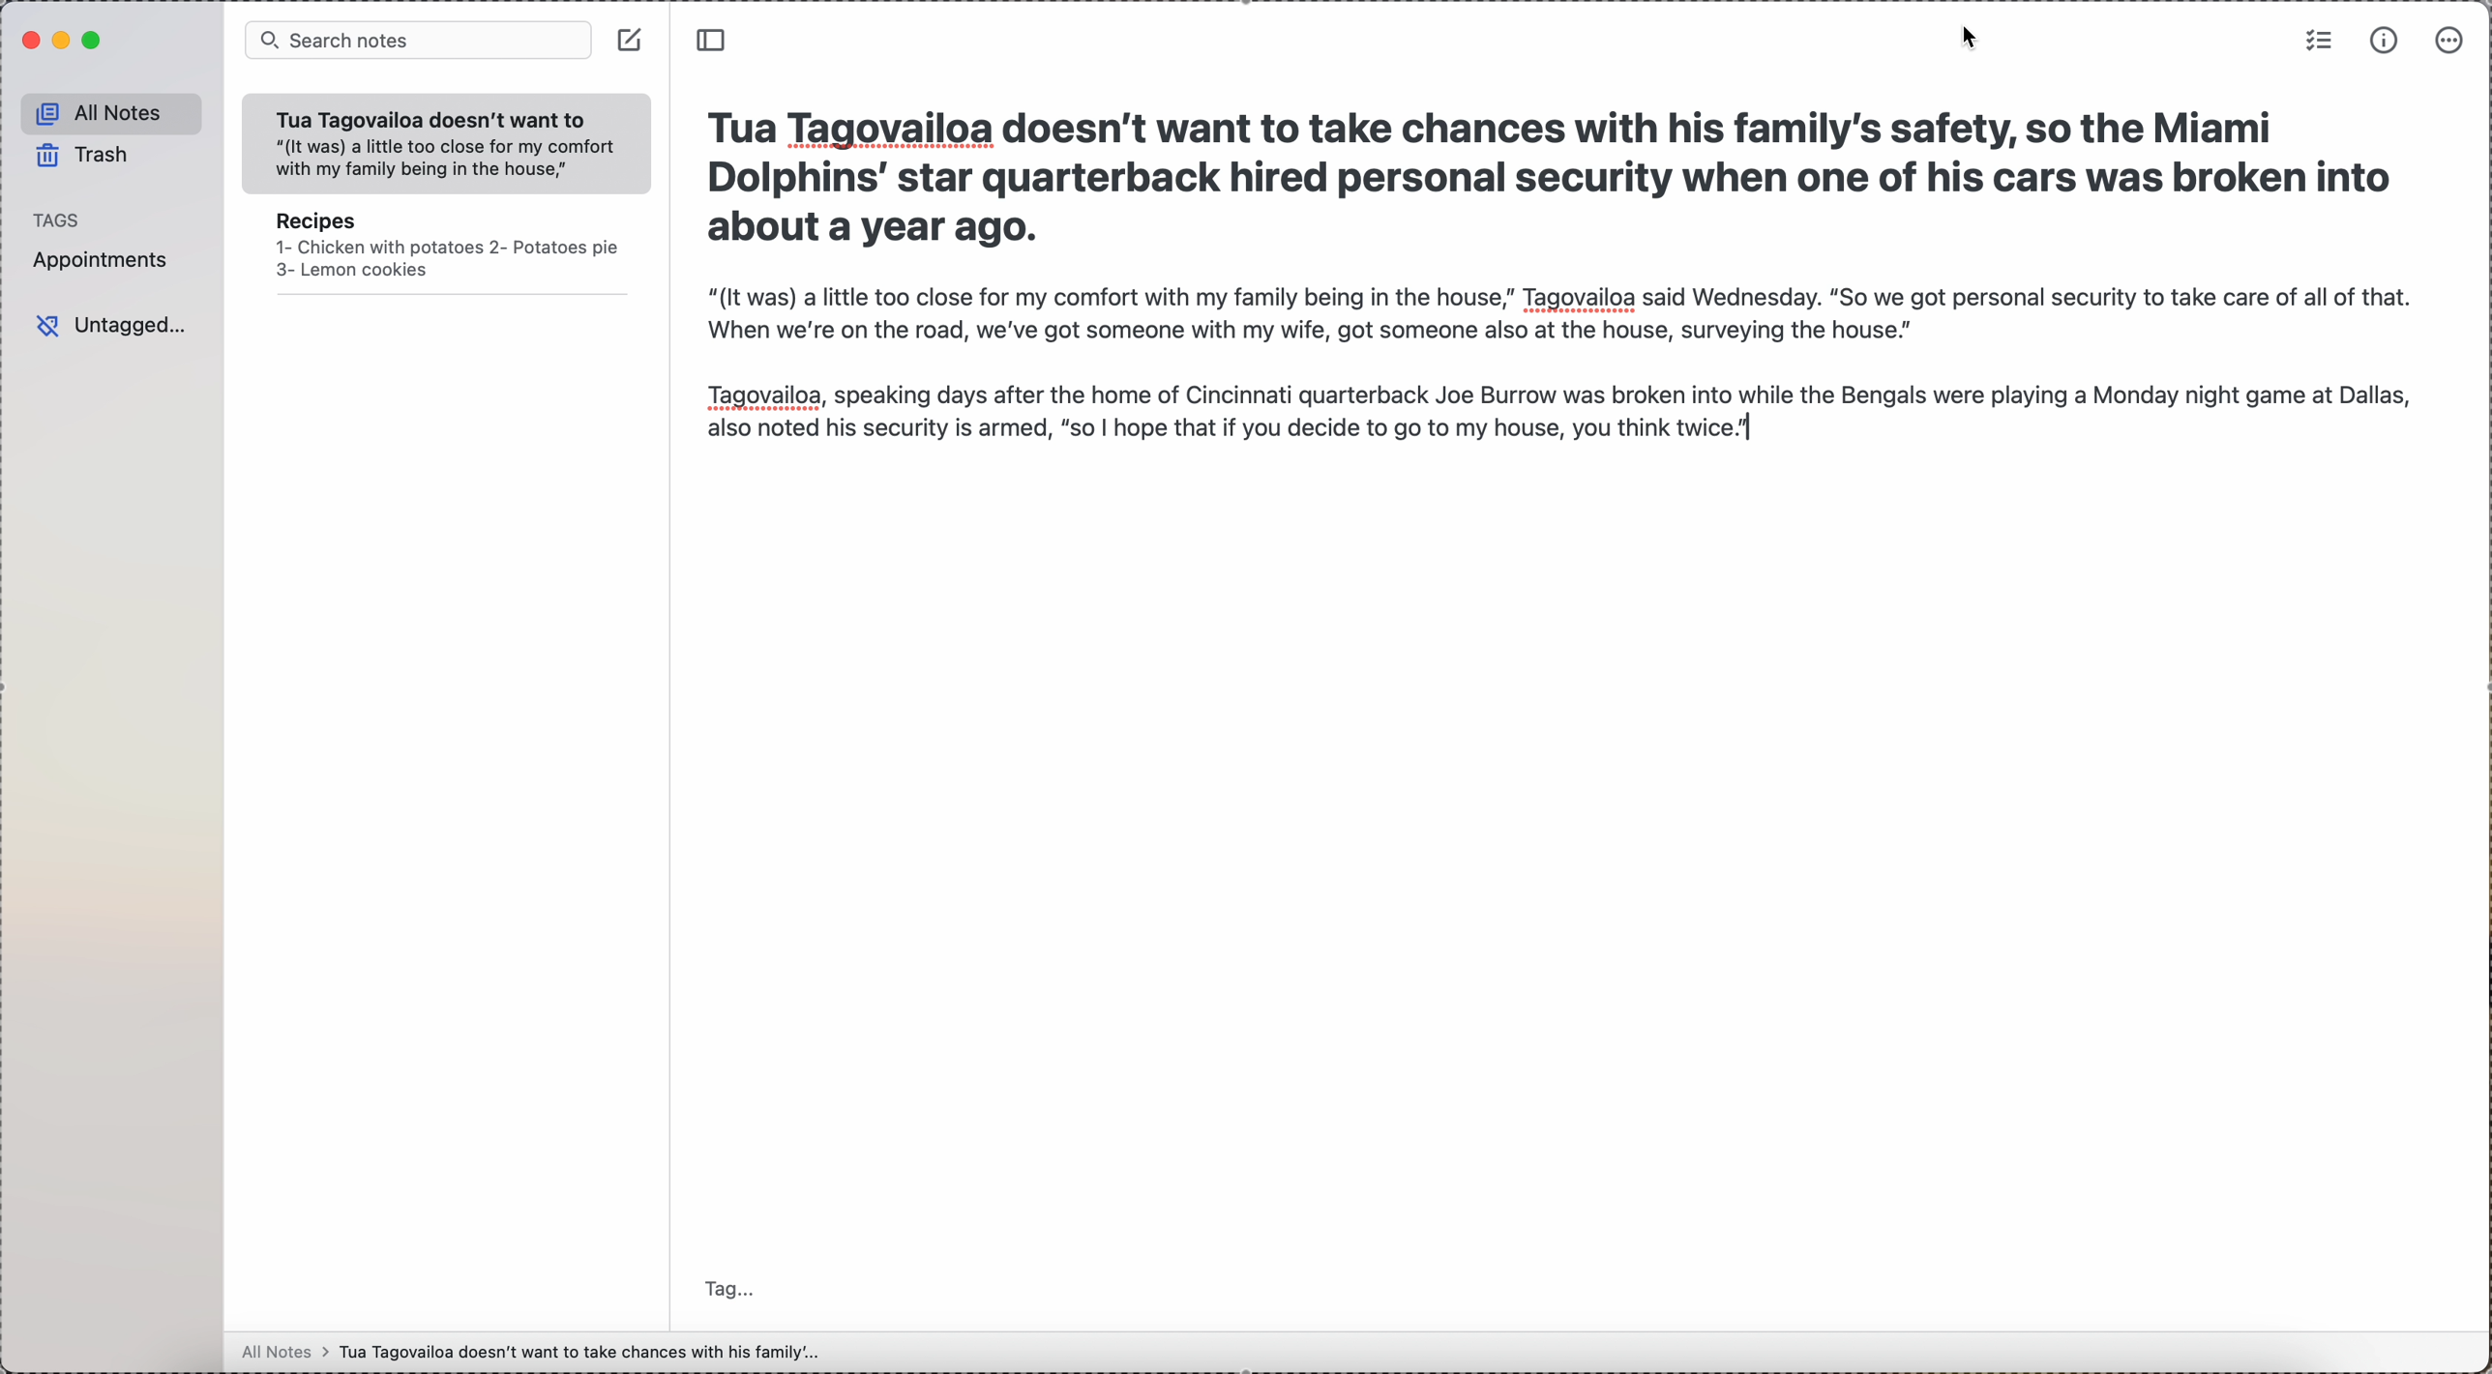 This screenshot has width=2492, height=1374. What do you see at coordinates (1571, 183) in the screenshot?
I see `Tua Tagovailoa doesn't want to take chances with his family's safety, so the Miami
Dolphins’ star quarterback hired personal security when one of his cars was
broken into about a vear ago.` at bounding box center [1571, 183].